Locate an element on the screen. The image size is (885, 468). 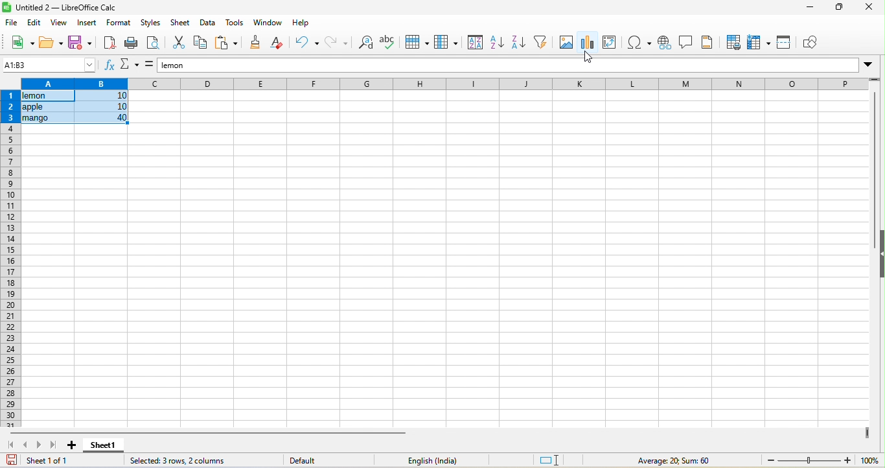
a1:b3 is located at coordinates (49, 65).